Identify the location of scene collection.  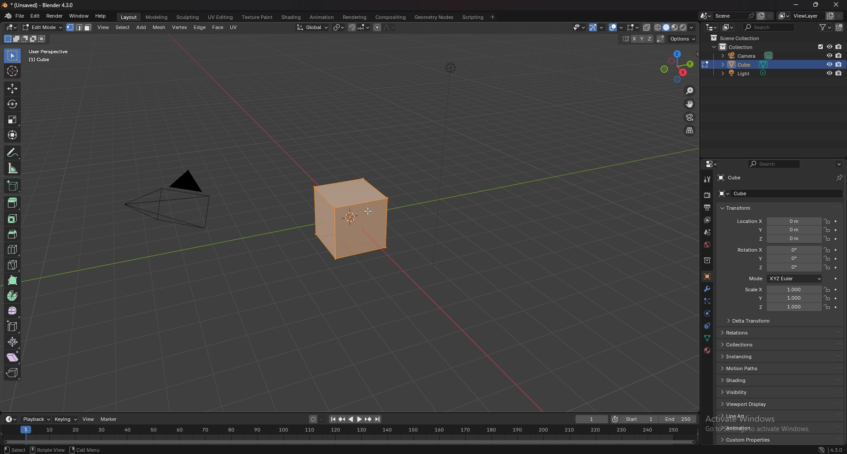
(739, 37).